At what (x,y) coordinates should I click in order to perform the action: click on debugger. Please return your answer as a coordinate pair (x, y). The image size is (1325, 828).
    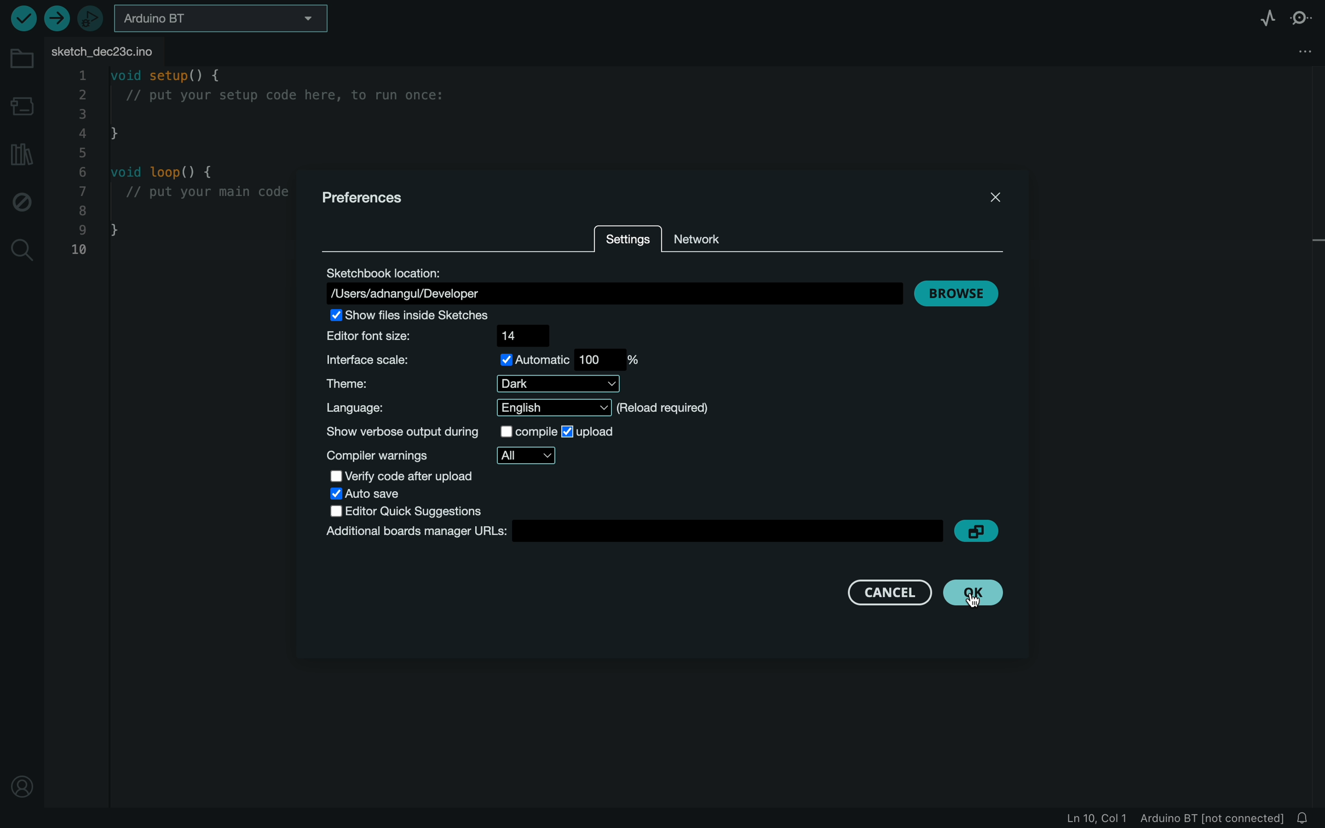
    Looking at the image, I should click on (90, 18).